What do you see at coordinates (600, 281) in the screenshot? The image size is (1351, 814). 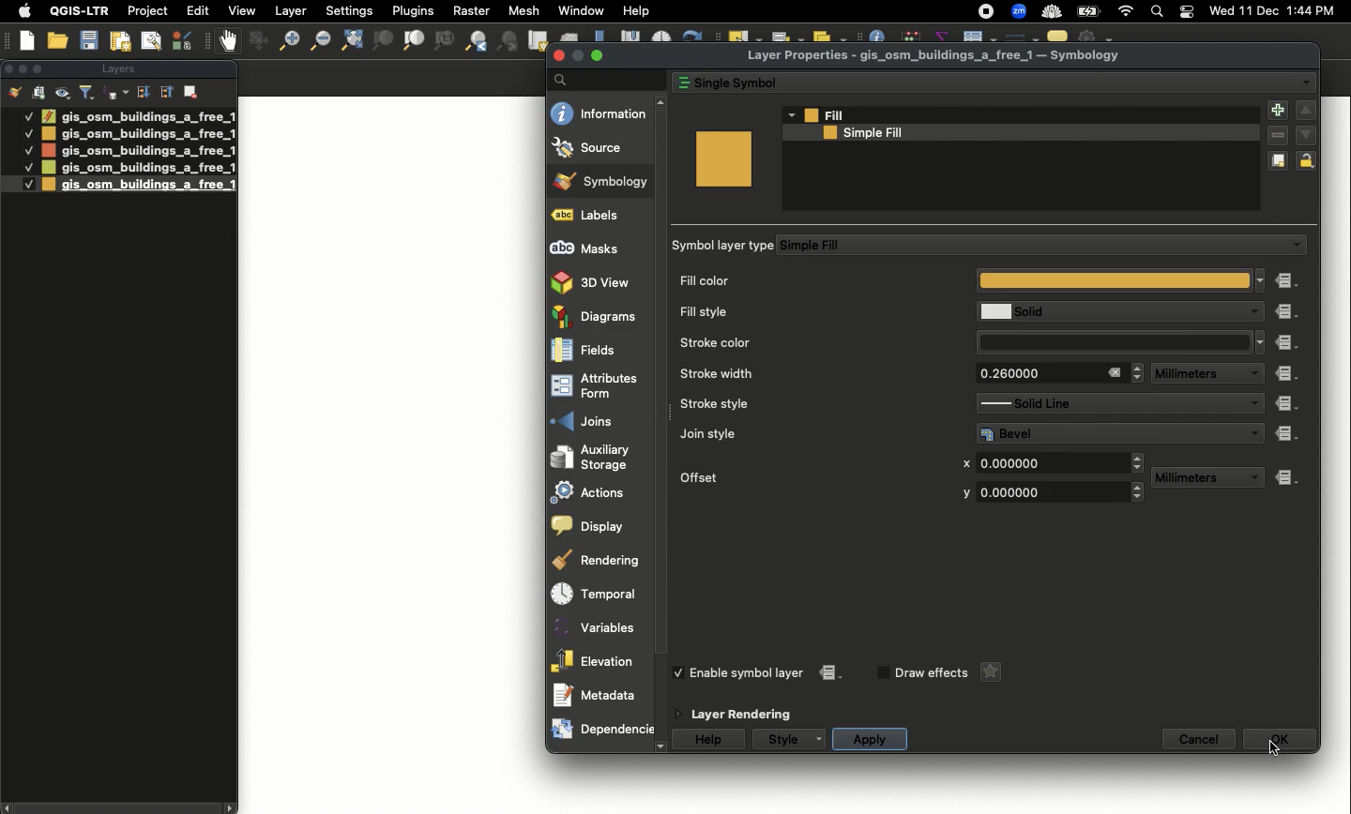 I see `3D view` at bounding box center [600, 281].